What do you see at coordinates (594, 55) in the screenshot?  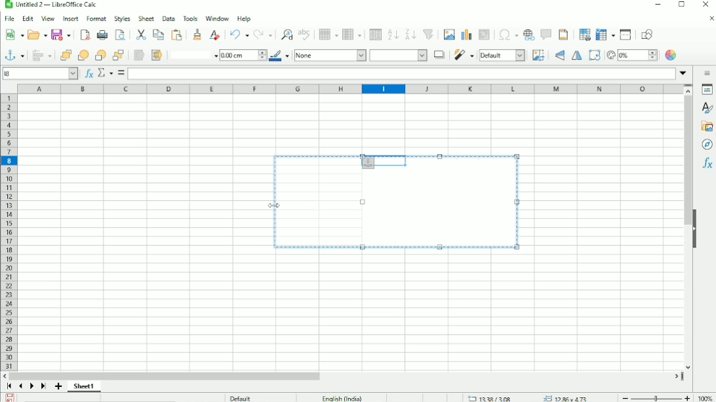 I see `Rotate` at bounding box center [594, 55].